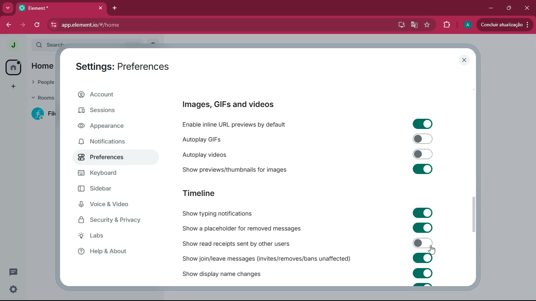 The image size is (536, 301). Describe the element at coordinates (115, 8) in the screenshot. I see `add tab` at that location.